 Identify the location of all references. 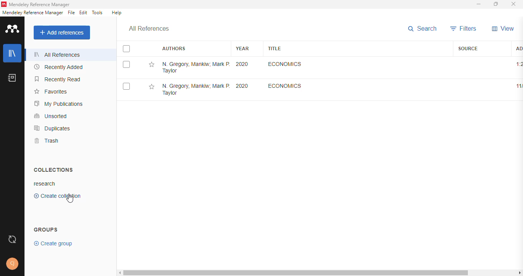
(57, 54).